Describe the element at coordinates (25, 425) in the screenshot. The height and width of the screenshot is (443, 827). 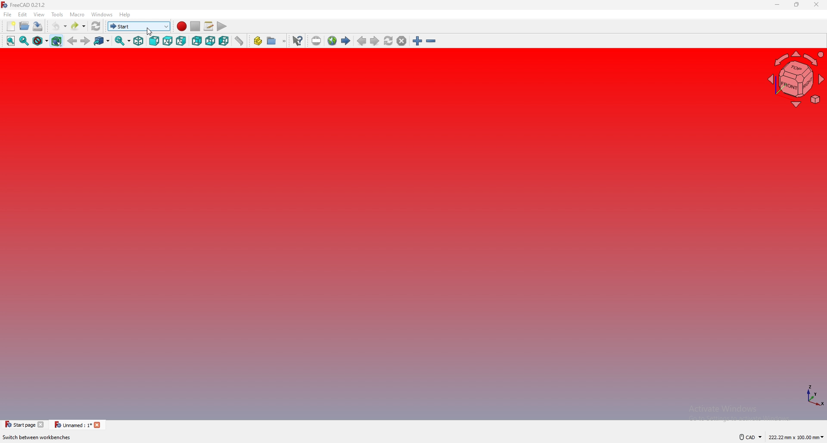
I see `tab 1` at that location.